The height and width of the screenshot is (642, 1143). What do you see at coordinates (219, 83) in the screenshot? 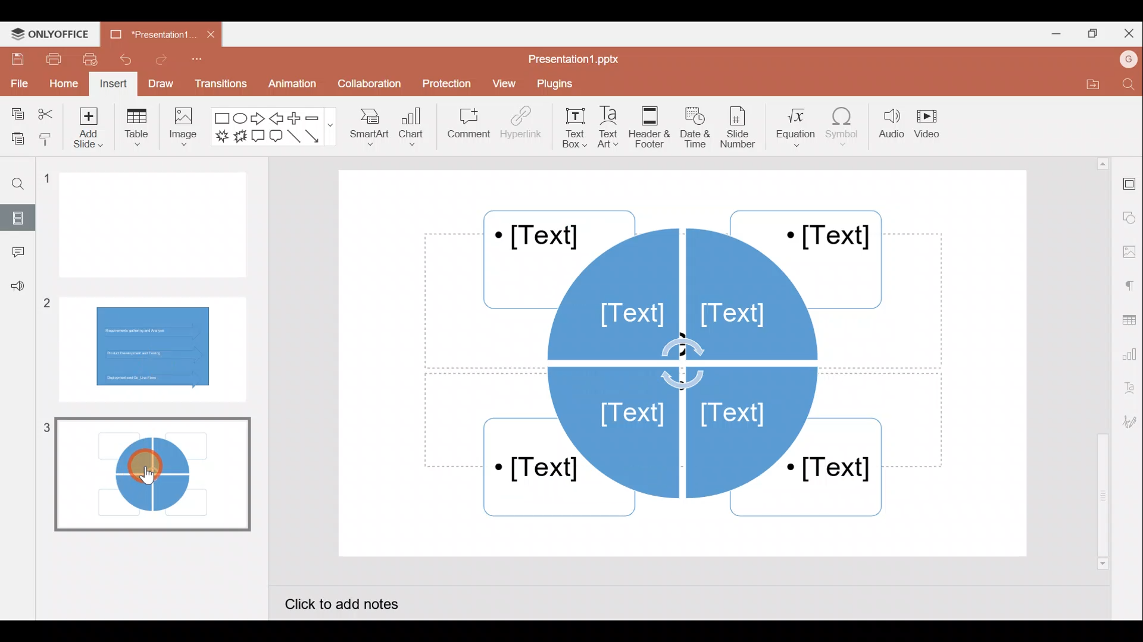
I see `Transitions` at bounding box center [219, 83].